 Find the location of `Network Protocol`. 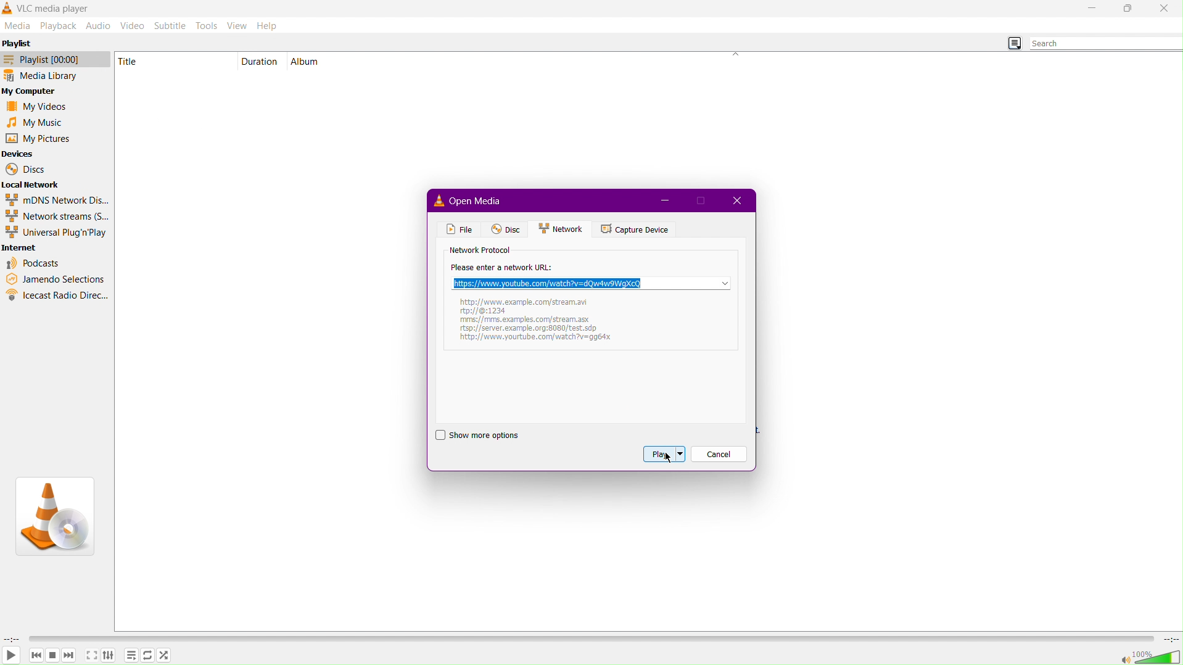

Network Protocol is located at coordinates (480, 251).